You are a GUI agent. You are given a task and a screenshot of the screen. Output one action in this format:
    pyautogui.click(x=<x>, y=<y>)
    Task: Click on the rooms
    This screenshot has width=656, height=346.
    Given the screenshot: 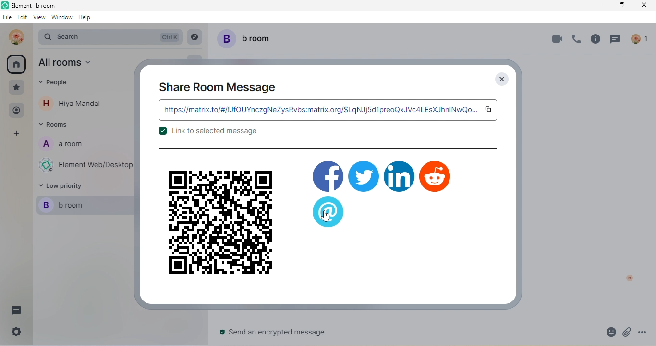 What is the action you would take?
    pyautogui.click(x=57, y=126)
    